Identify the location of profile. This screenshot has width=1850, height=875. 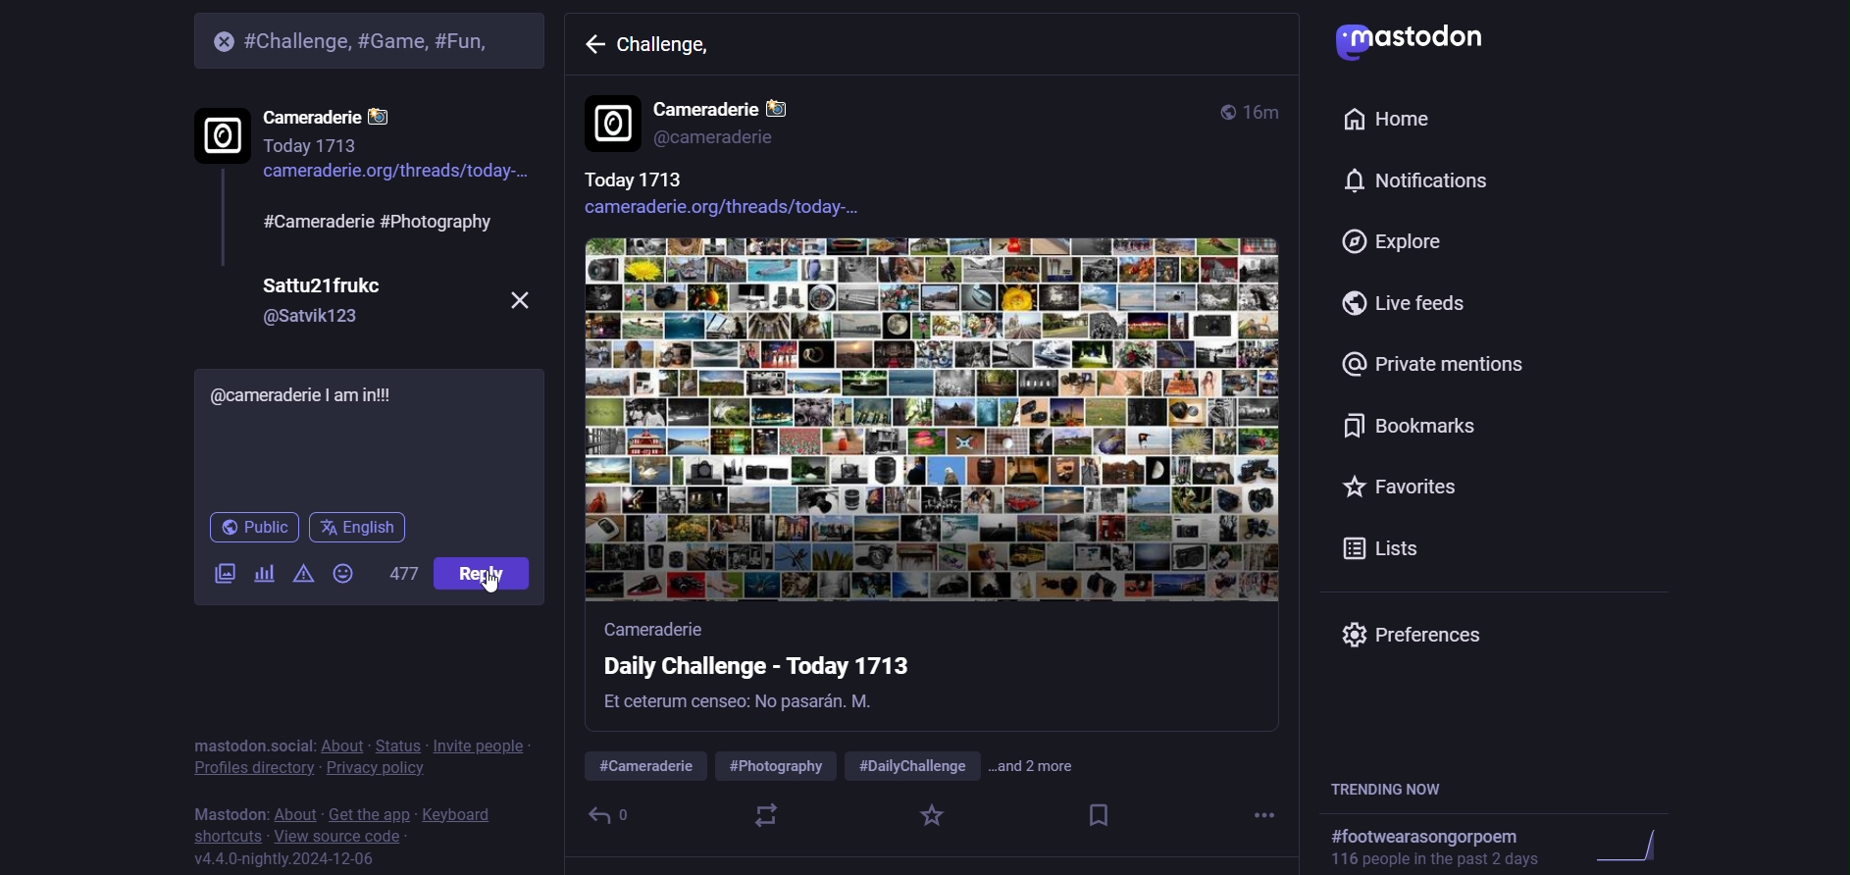
(253, 768).